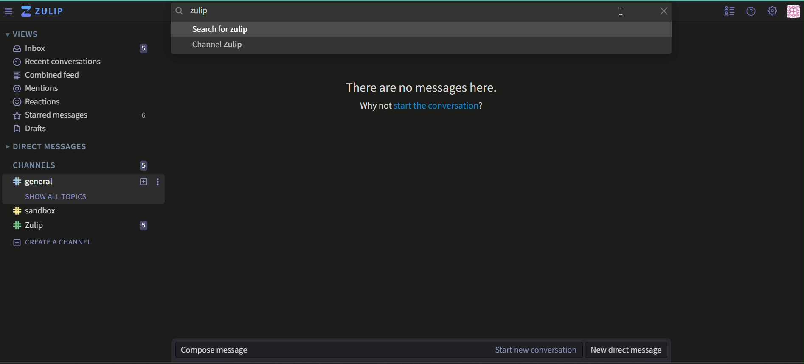 Image resolution: width=804 pixels, height=364 pixels. What do you see at coordinates (144, 165) in the screenshot?
I see `number` at bounding box center [144, 165].